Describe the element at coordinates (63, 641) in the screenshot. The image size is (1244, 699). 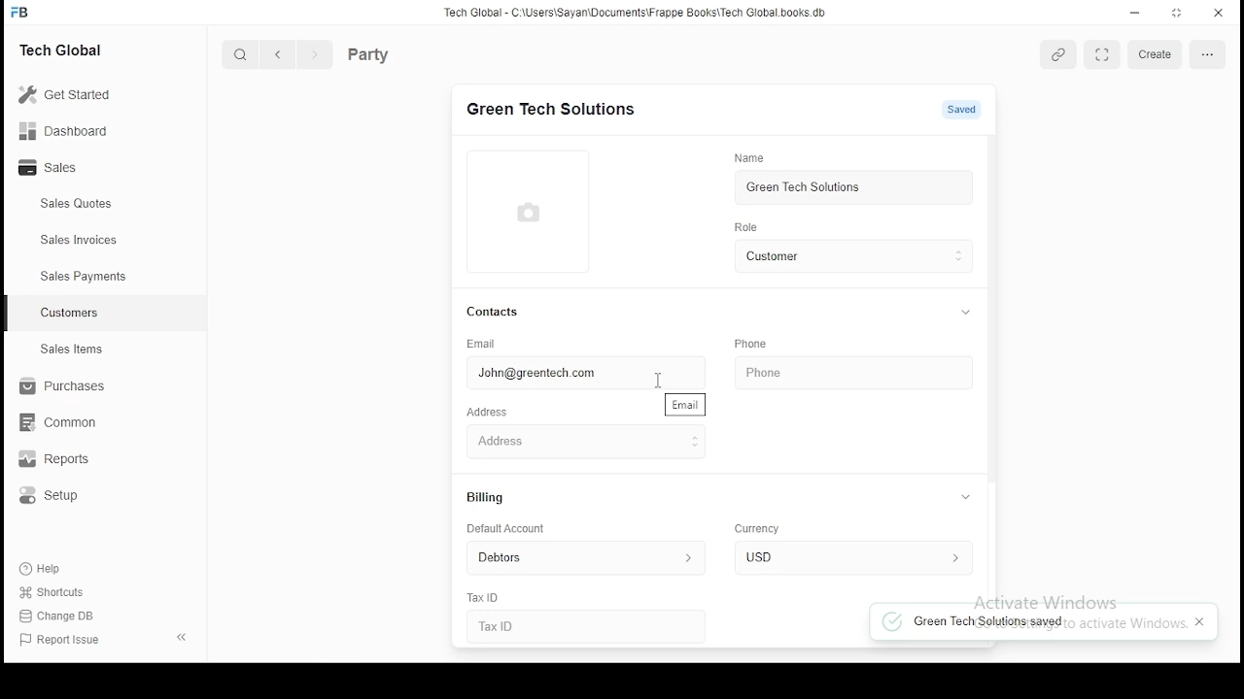
I see `Report issue` at that location.